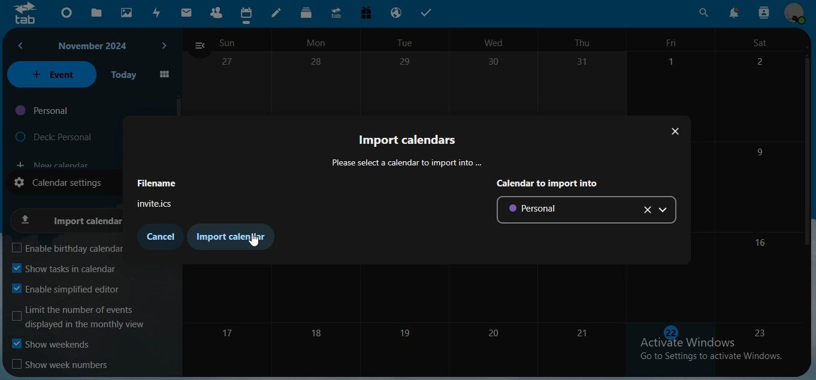  Describe the element at coordinates (80, 317) in the screenshot. I see `limit the number of events displayed in the monthly view` at that location.